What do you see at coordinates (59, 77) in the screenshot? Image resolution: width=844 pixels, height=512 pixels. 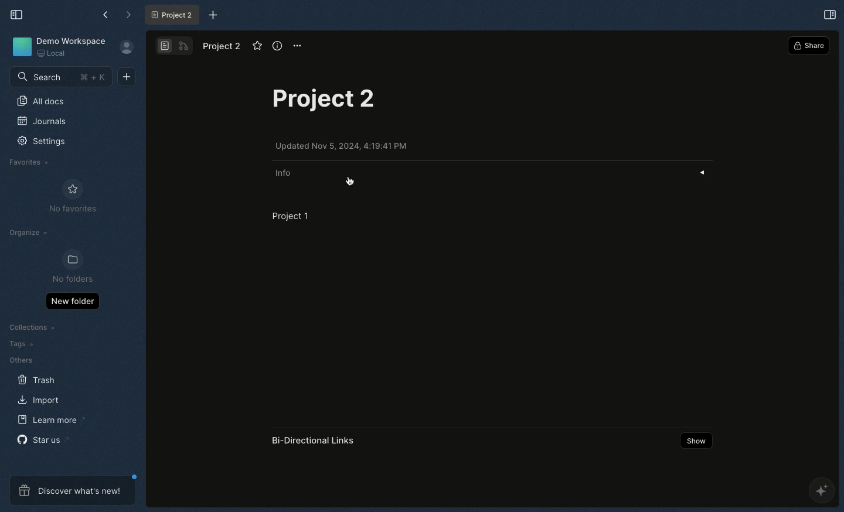 I see `Search` at bounding box center [59, 77].